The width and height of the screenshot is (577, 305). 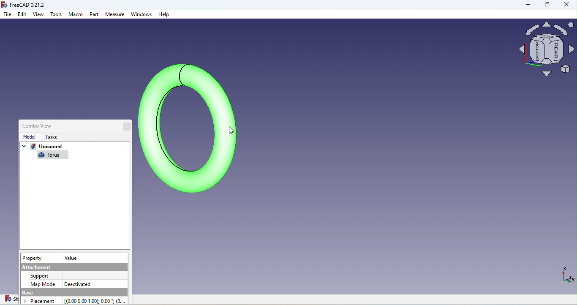 What do you see at coordinates (35, 125) in the screenshot?
I see `Combo view` at bounding box center [35, 125].